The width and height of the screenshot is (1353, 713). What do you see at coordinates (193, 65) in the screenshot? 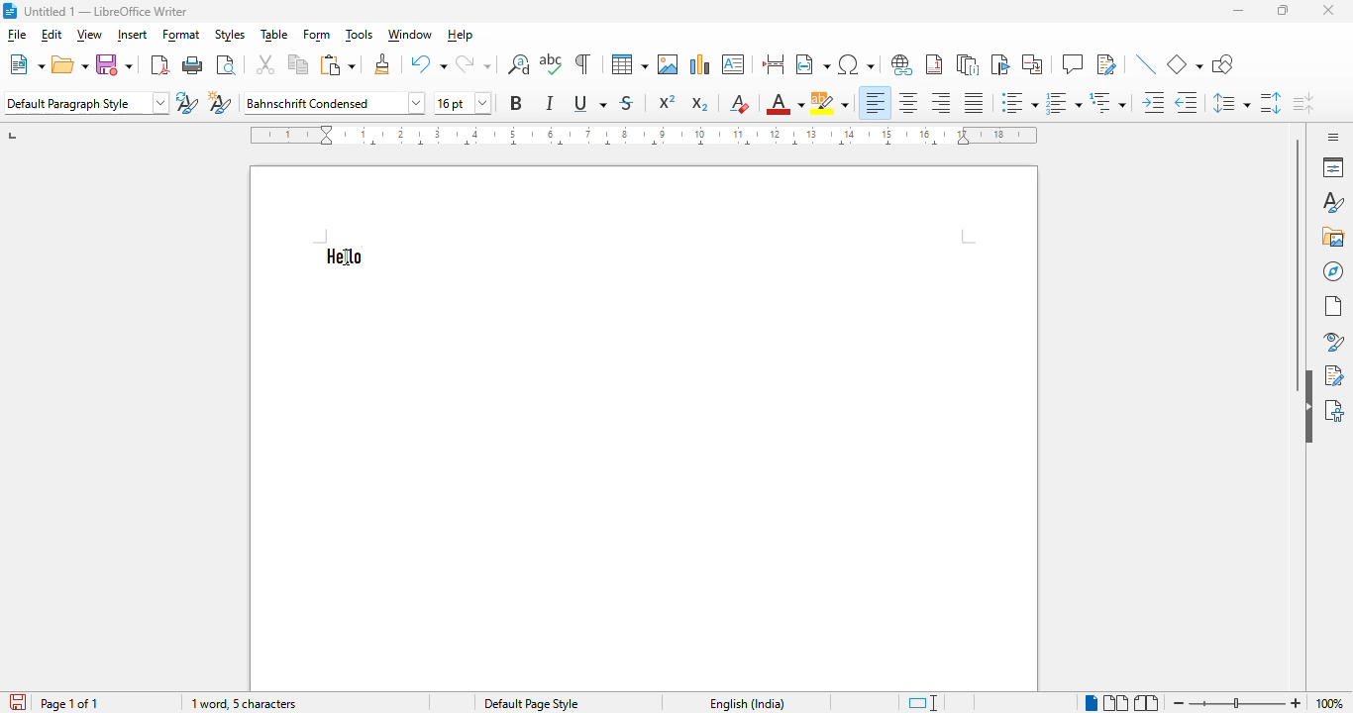
I see `print` at bounding box center [193, 65].